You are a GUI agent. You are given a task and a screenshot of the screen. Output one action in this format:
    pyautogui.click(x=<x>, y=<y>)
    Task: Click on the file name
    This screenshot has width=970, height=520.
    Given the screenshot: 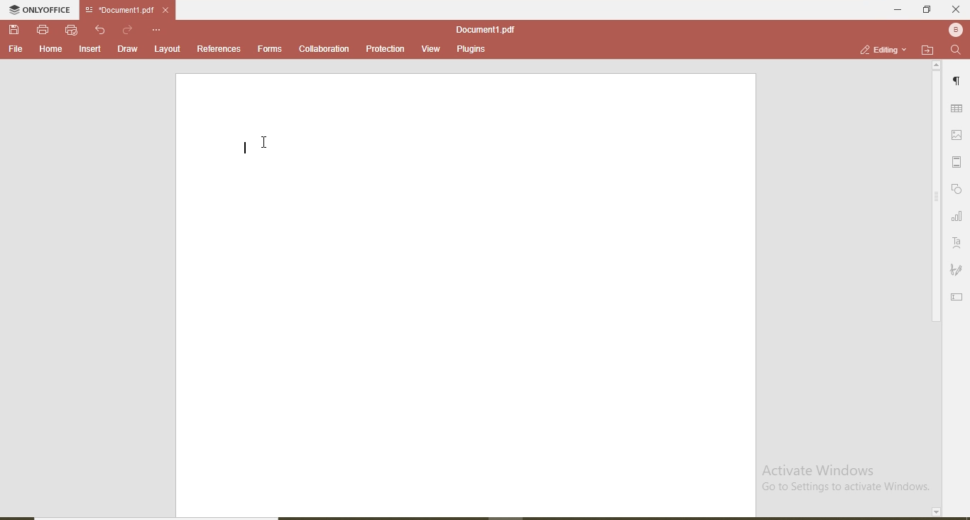 What is the action you would take?
    pyautogui.click(x=116, y=11)
    